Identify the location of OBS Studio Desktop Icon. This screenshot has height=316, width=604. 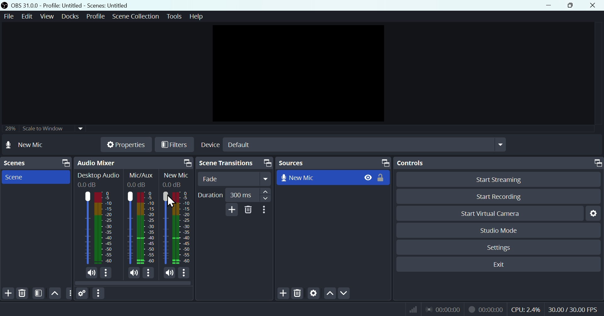
(5, 5).